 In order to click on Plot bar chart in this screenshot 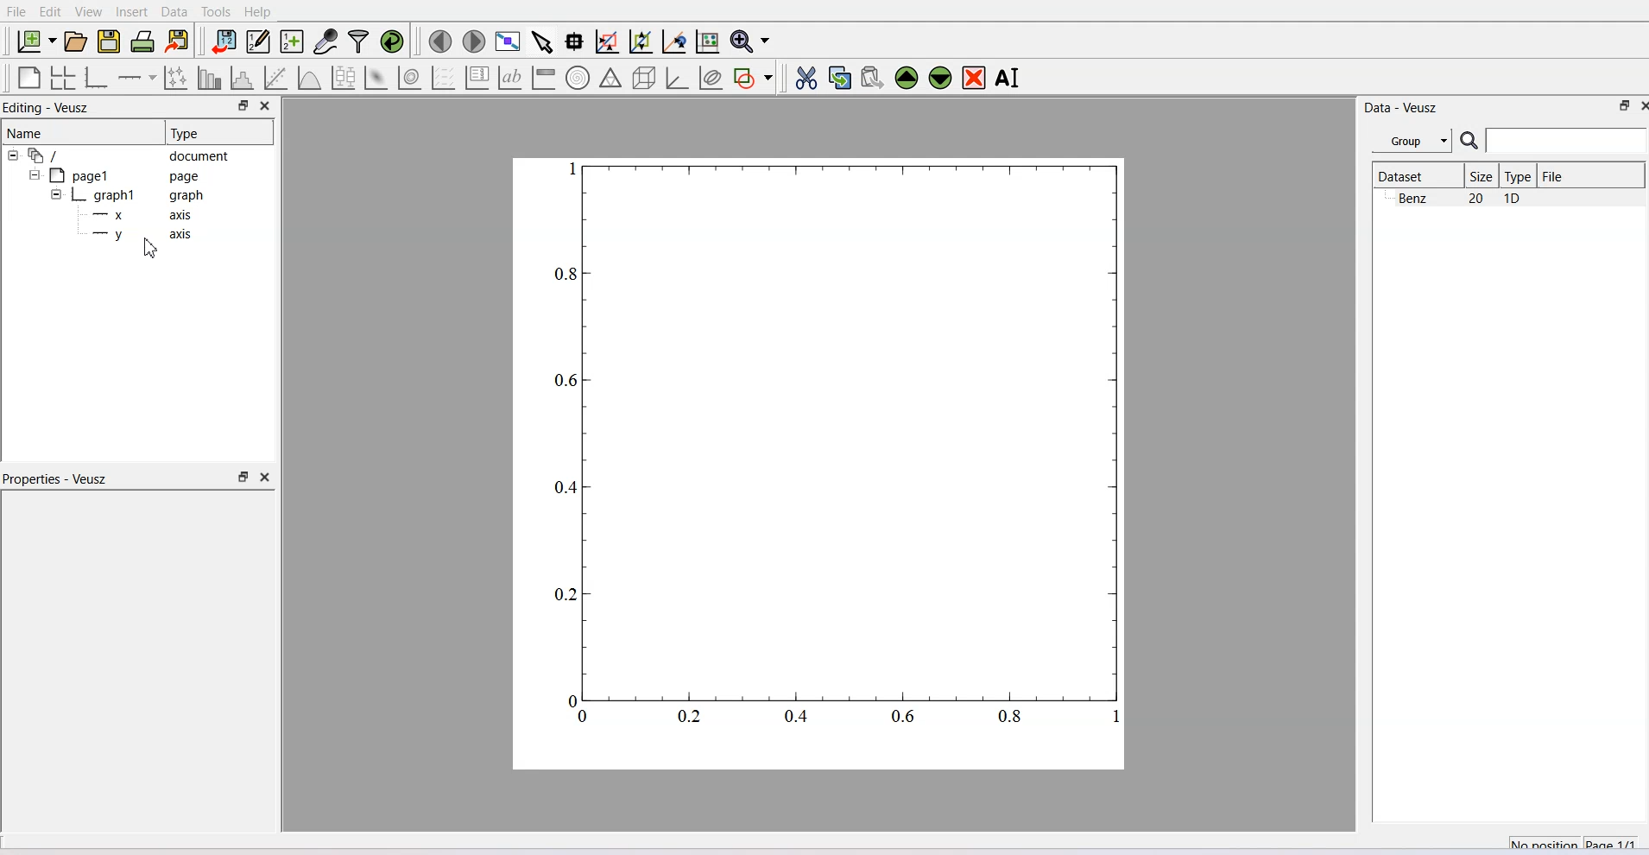, I will do `click(210, 77)`.